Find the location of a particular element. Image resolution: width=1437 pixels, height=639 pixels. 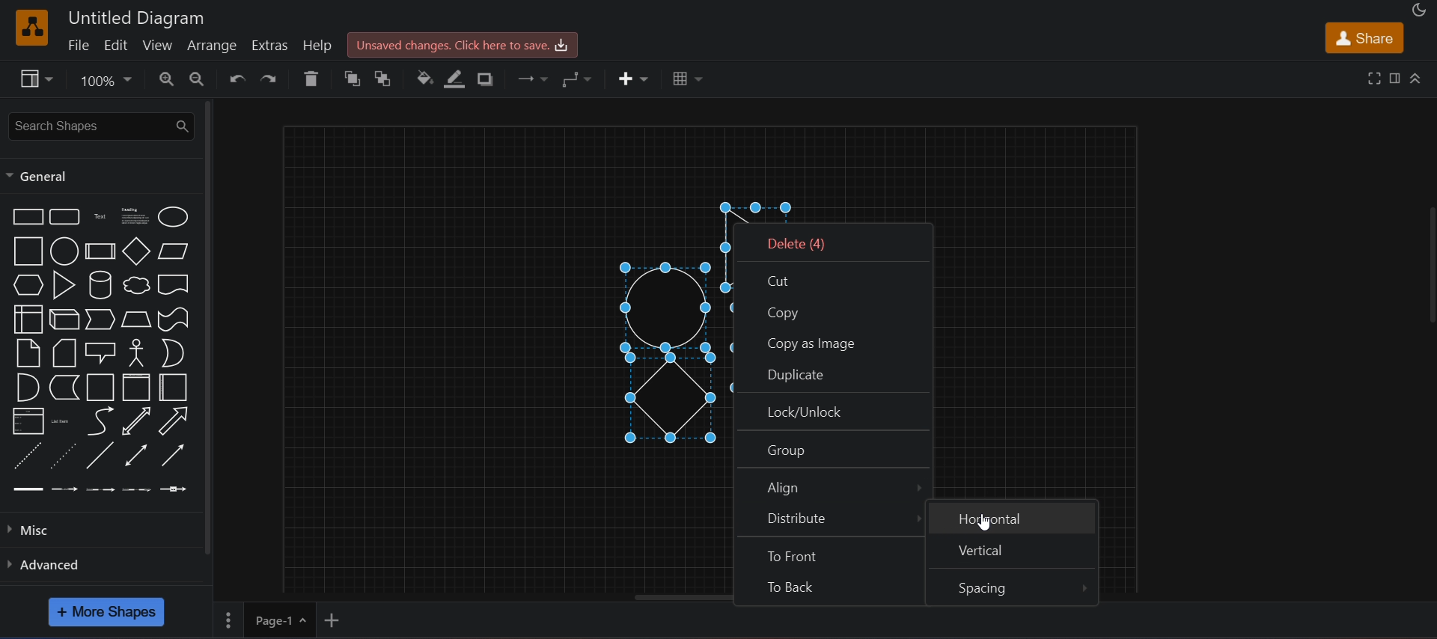

more shapes is located at coordinates (106, 611).